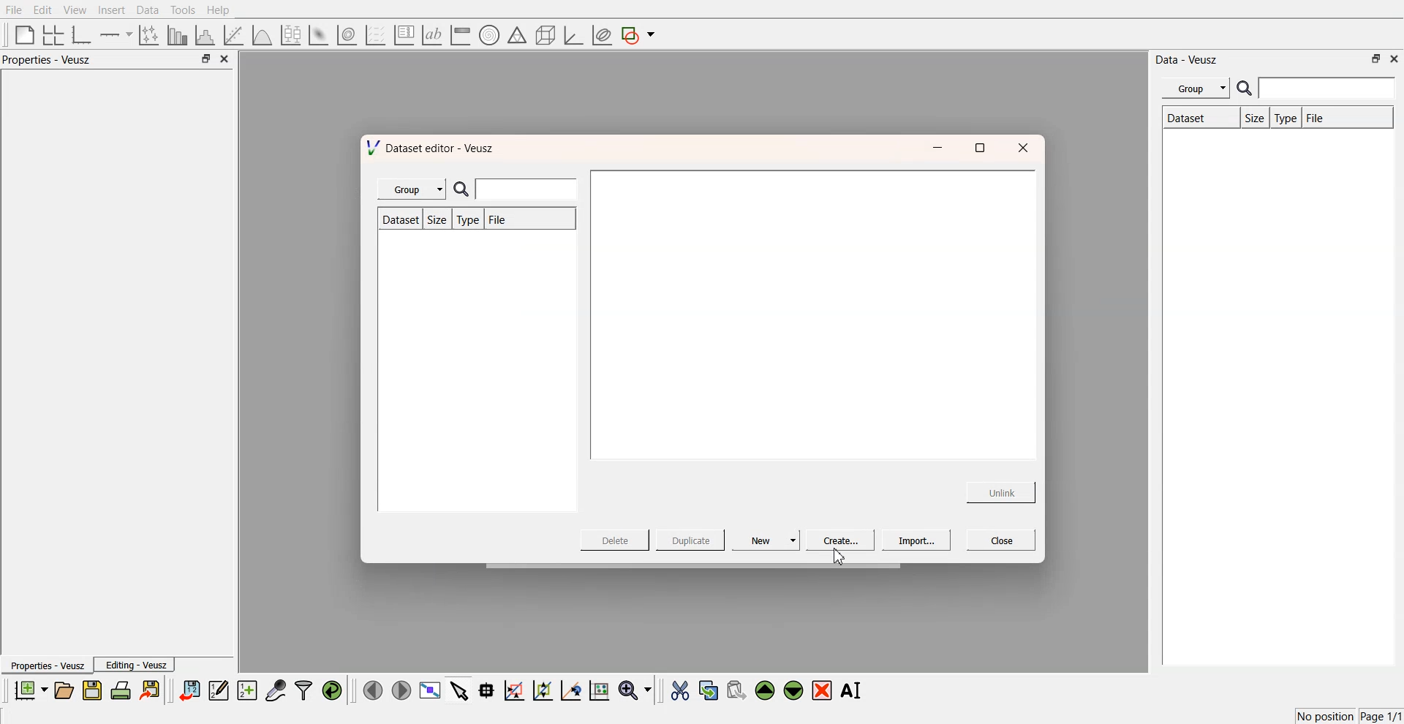  Describe the element at coordinates (29, 690) in the screenshot. I see `new documents` at that location.